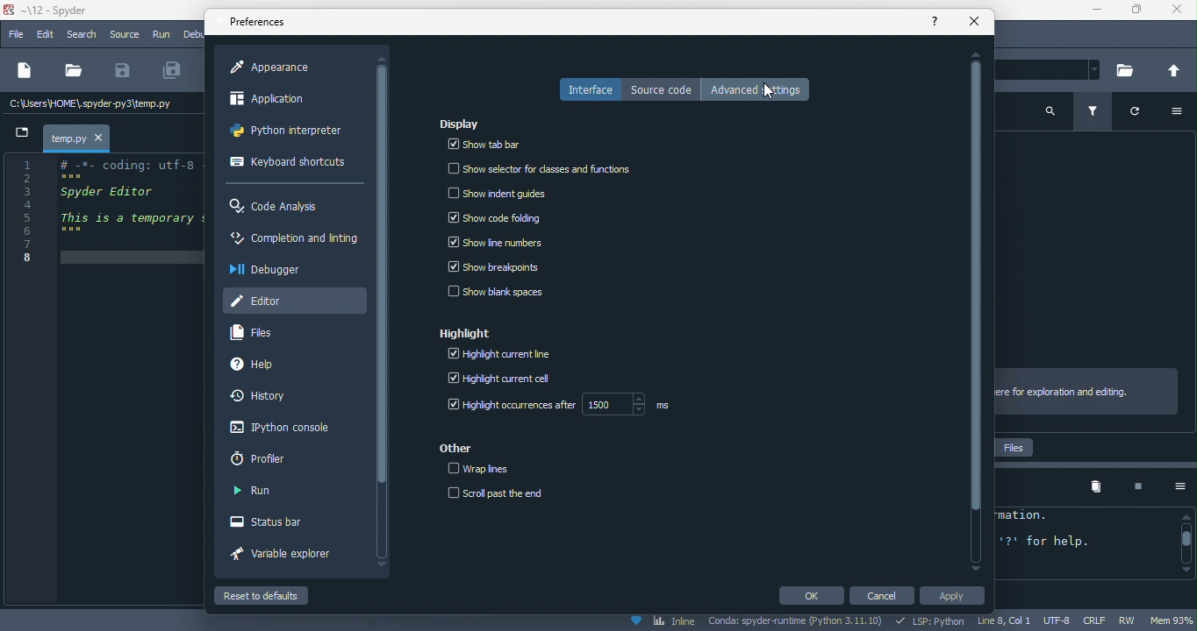  I want to click on save all, so click(173, 71).